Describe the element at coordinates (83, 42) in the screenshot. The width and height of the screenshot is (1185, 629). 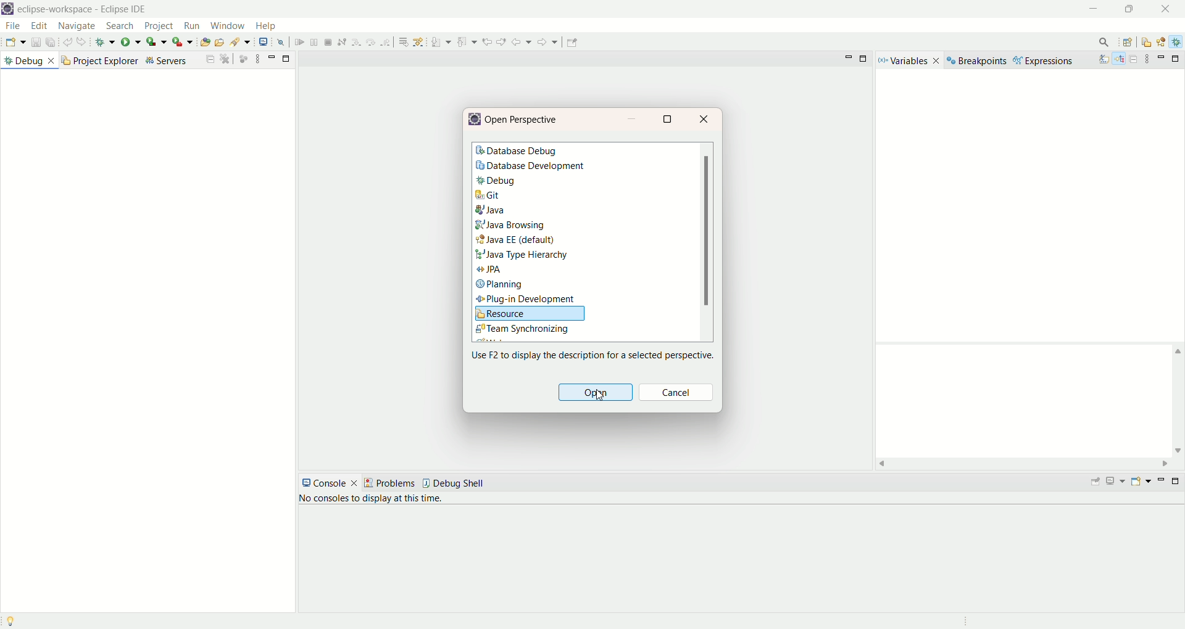
I see `redo` at that location.